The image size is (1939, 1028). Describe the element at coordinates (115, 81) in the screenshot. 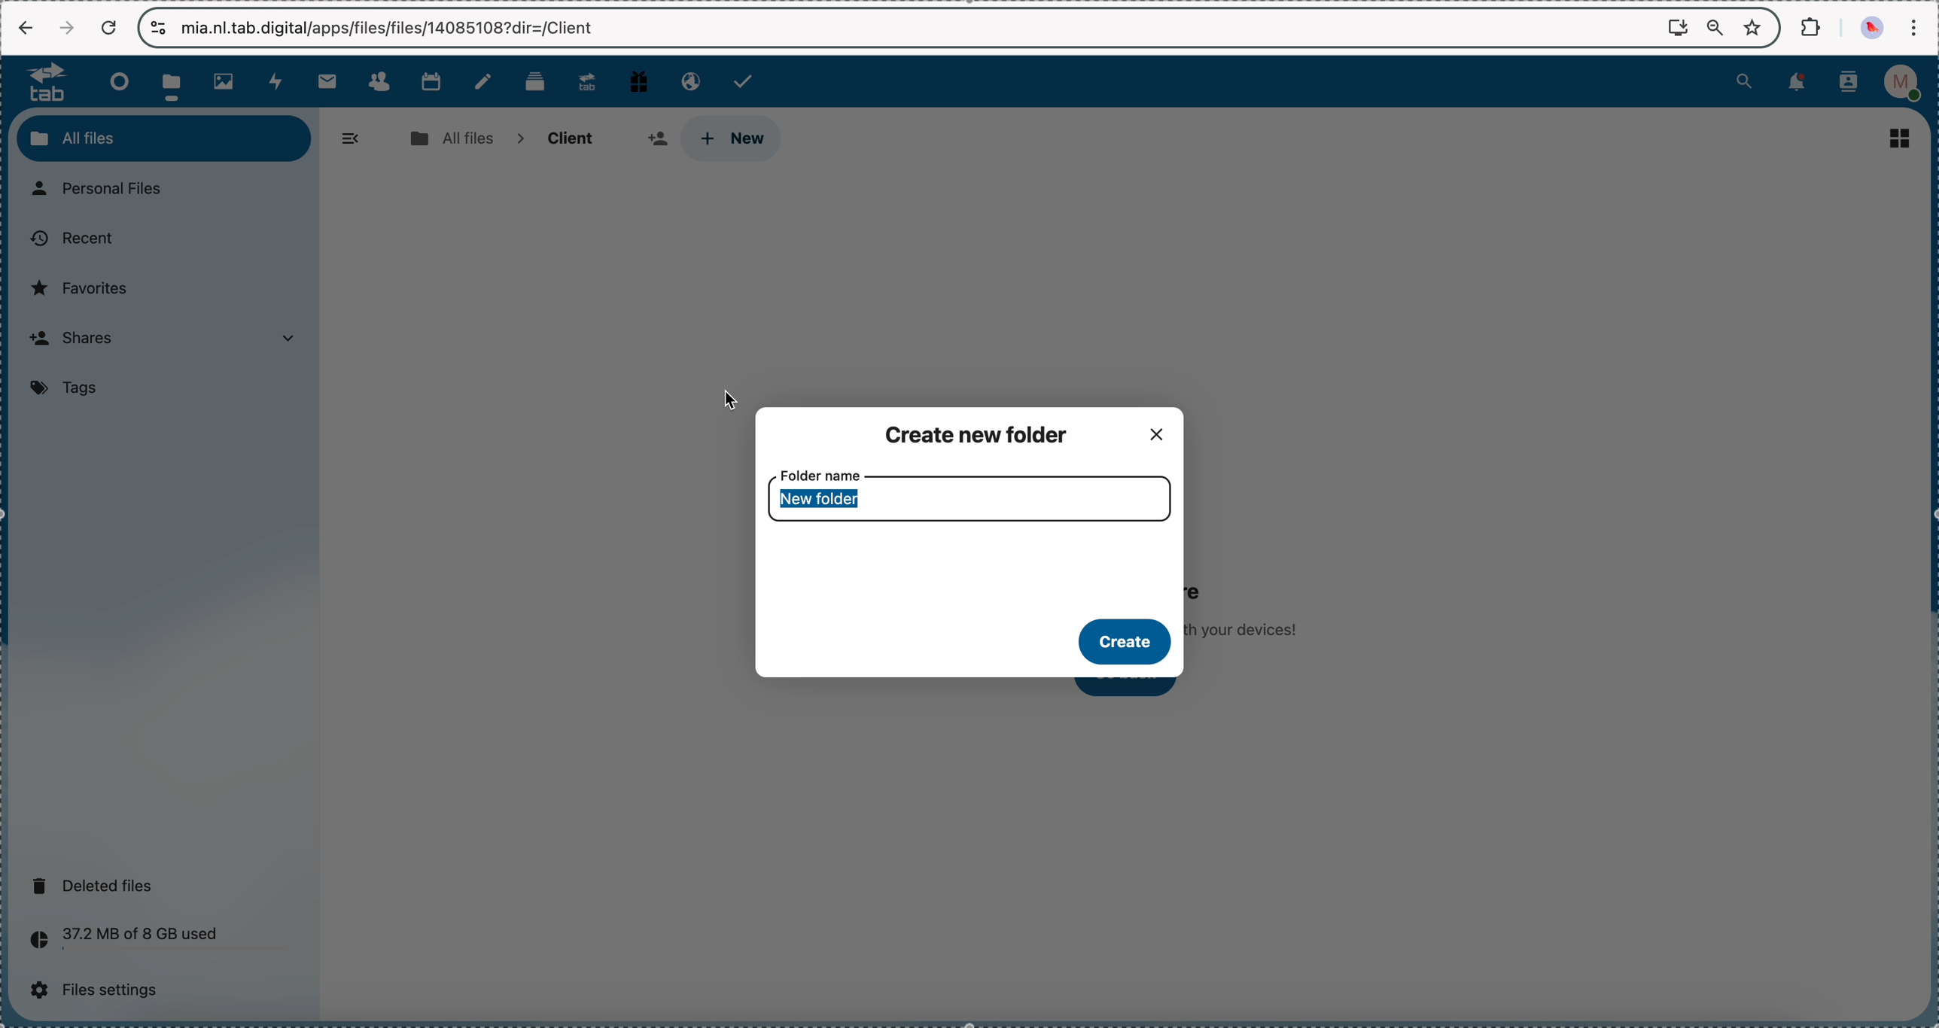

I see `dashboard` at that location.